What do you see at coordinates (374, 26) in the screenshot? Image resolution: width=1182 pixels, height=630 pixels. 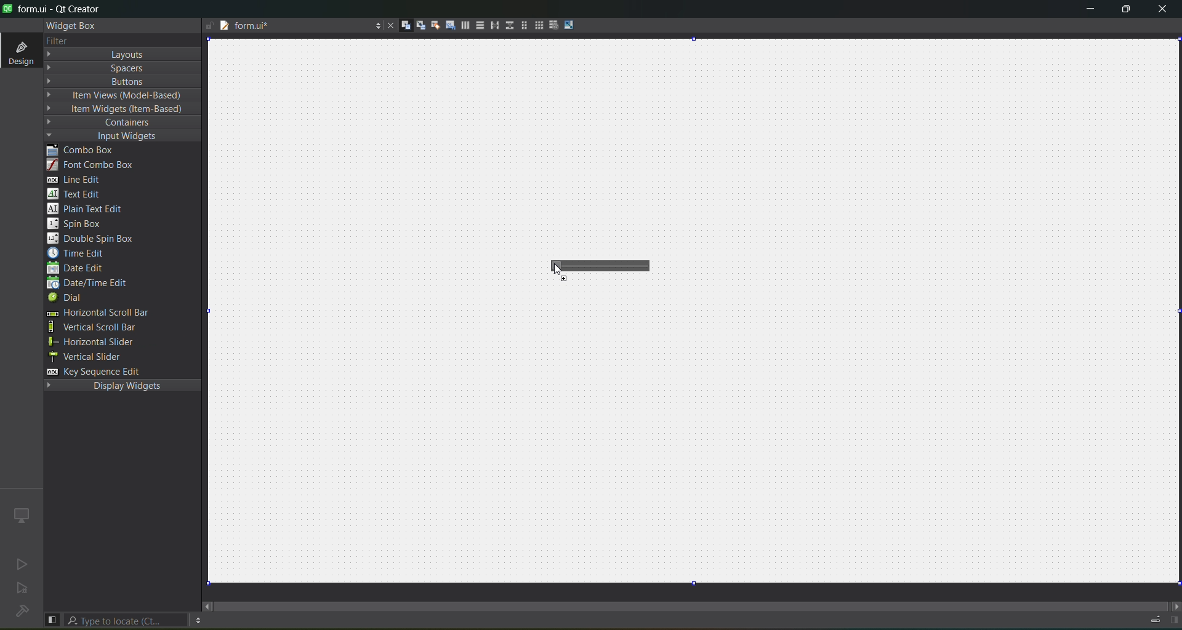 I see `options` at bounding box center [374, 26].